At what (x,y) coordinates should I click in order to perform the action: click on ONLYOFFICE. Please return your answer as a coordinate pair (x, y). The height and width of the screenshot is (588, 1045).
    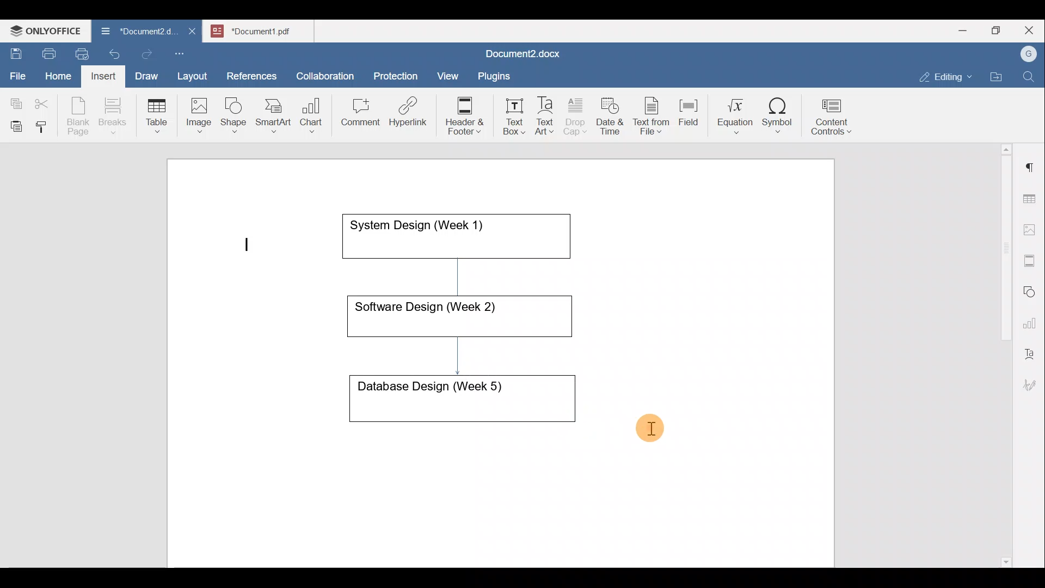
    Looking at the image, I should click on (46, 30).